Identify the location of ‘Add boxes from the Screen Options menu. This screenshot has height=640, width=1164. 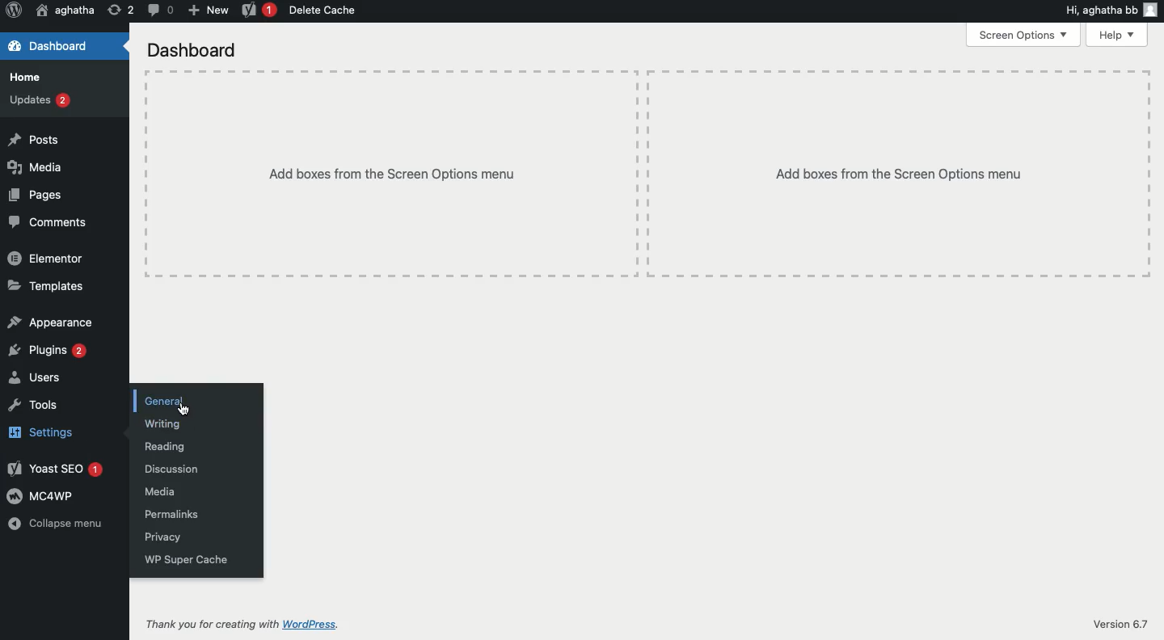
(389, 175).